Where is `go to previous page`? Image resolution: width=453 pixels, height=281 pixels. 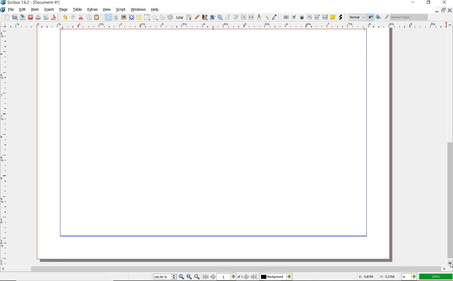 go to previous page is located at coordinates (213, 277).